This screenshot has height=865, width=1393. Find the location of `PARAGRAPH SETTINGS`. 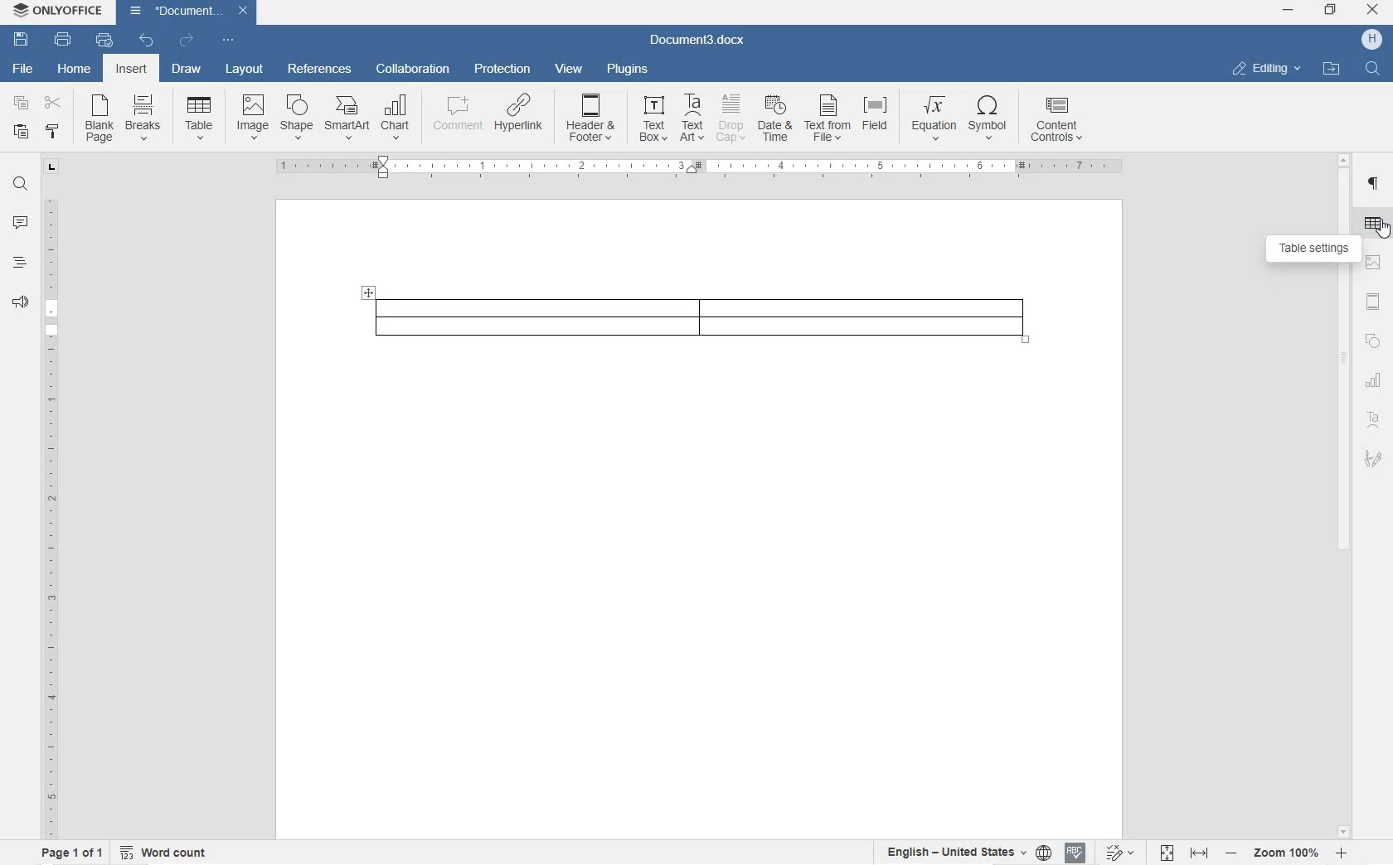

PARAGRAPH SETTINGS is located at coordinates (1376, 186).